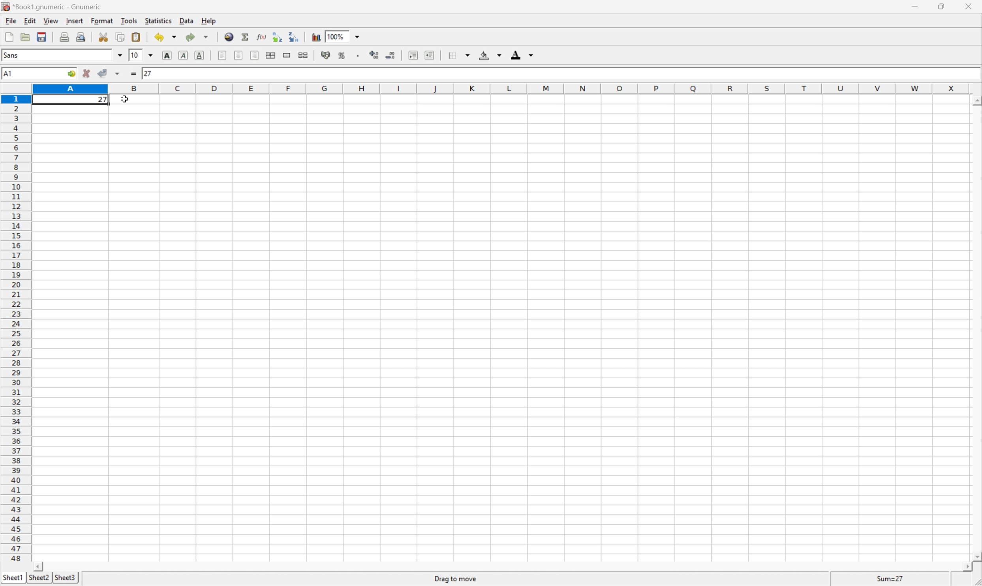 This screenshot has width=982, height=586. Describe the element at coordinates (182, 56) in the screenshot. I see `Italic` at that location.